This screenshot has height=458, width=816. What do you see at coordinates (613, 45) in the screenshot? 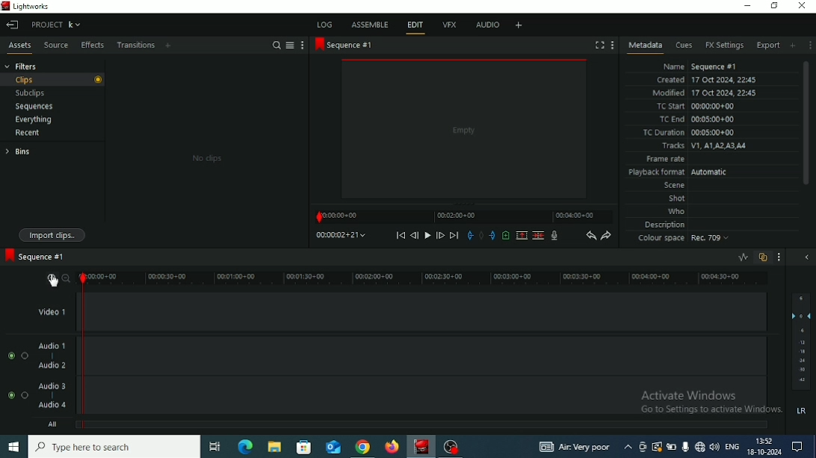
I see `Show settings menu` at bounding box center [613, 45].